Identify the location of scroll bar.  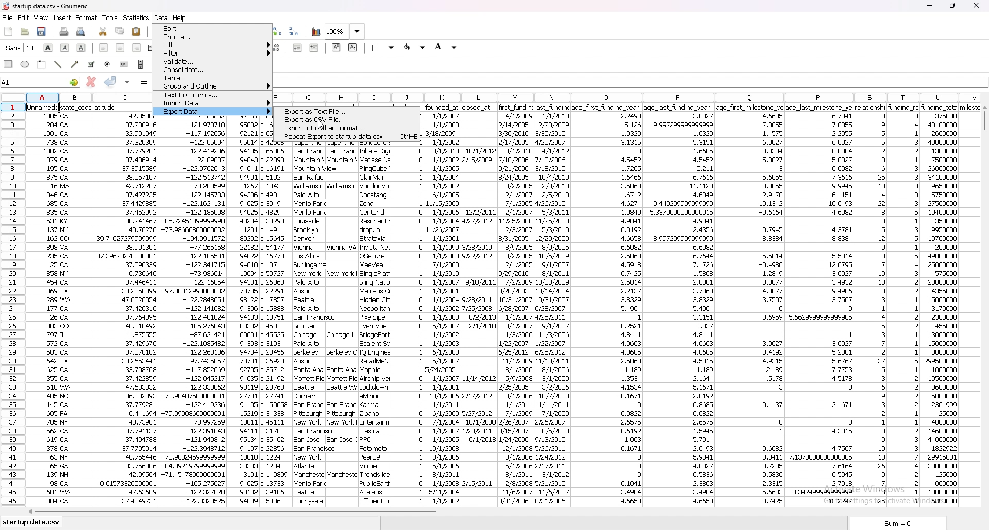
(984, 308).